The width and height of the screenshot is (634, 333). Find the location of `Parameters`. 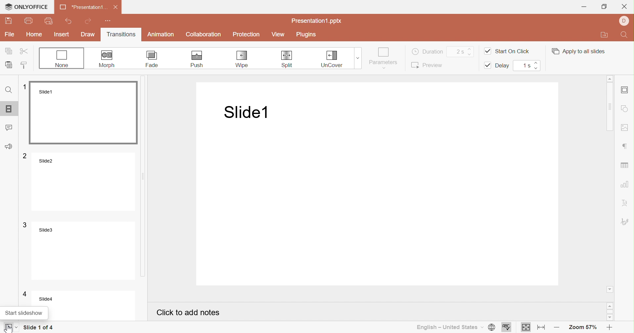

Parameters is located at coordinates (384, 58).